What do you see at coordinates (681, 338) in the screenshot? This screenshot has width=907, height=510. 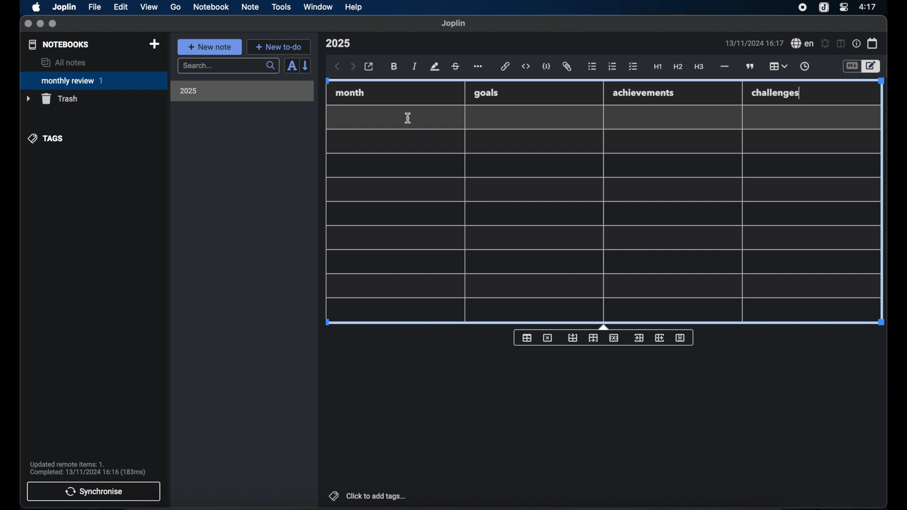 I see `delete column` at bounding box center [681, 338].